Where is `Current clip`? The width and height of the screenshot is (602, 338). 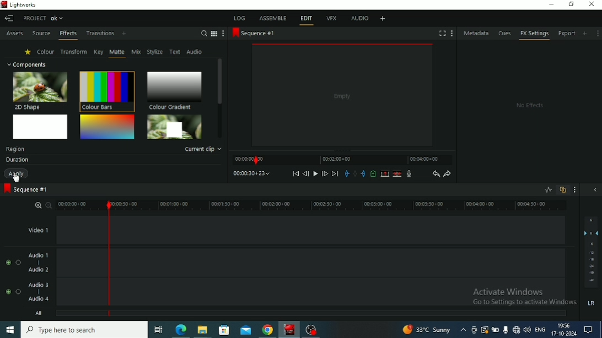
Current clip is located at coordinates (203, 149).